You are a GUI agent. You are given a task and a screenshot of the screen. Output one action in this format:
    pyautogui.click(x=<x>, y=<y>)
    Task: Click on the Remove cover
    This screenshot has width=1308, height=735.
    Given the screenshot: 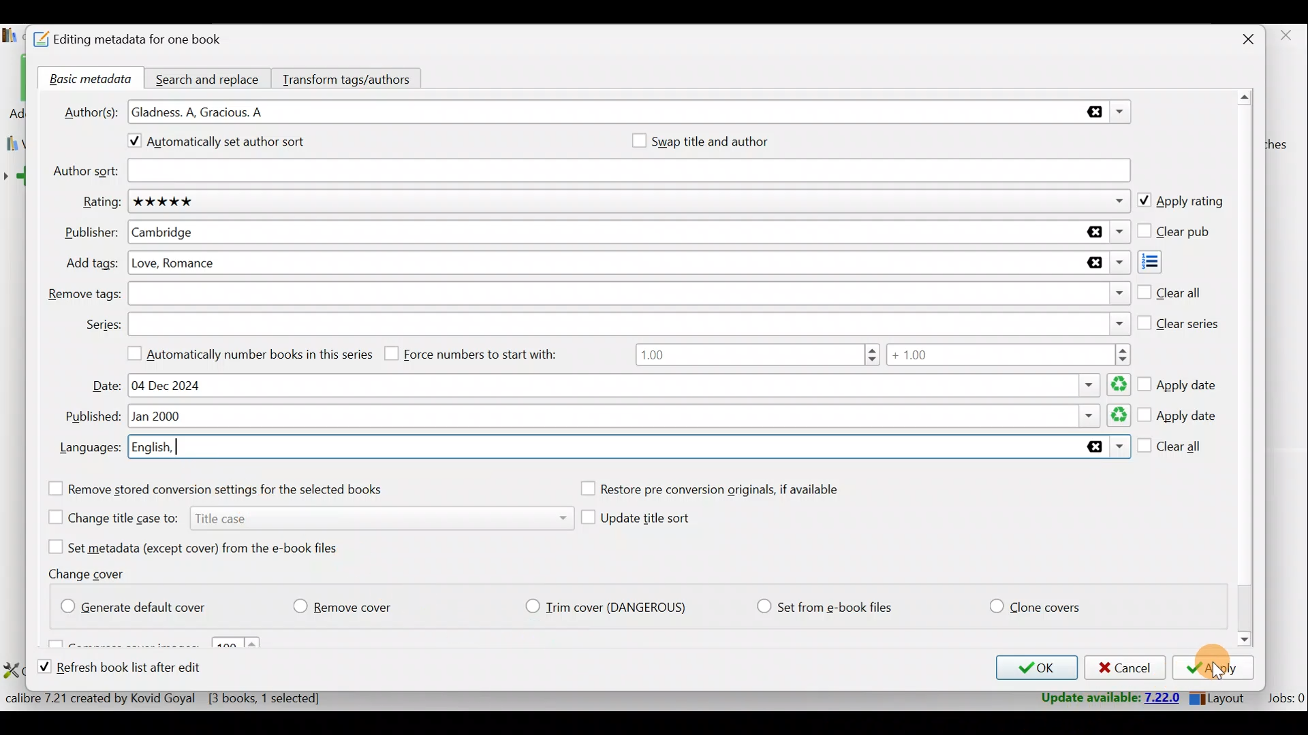 What is the action you would take?
    pyautogui.click(x=351, y=604)
    